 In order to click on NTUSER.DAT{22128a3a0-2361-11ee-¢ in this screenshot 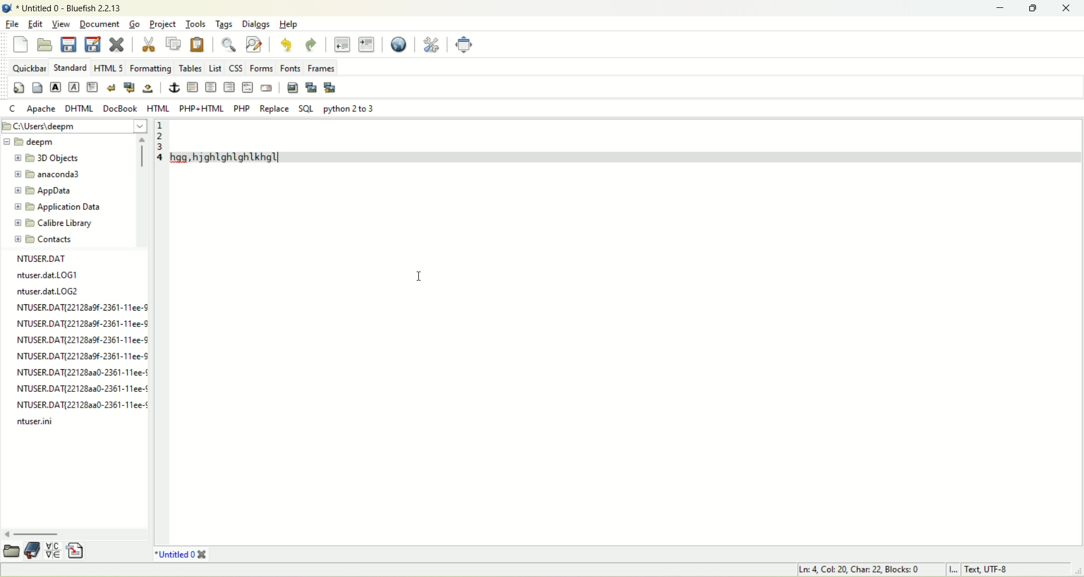, I will do `click(79, 388)`.